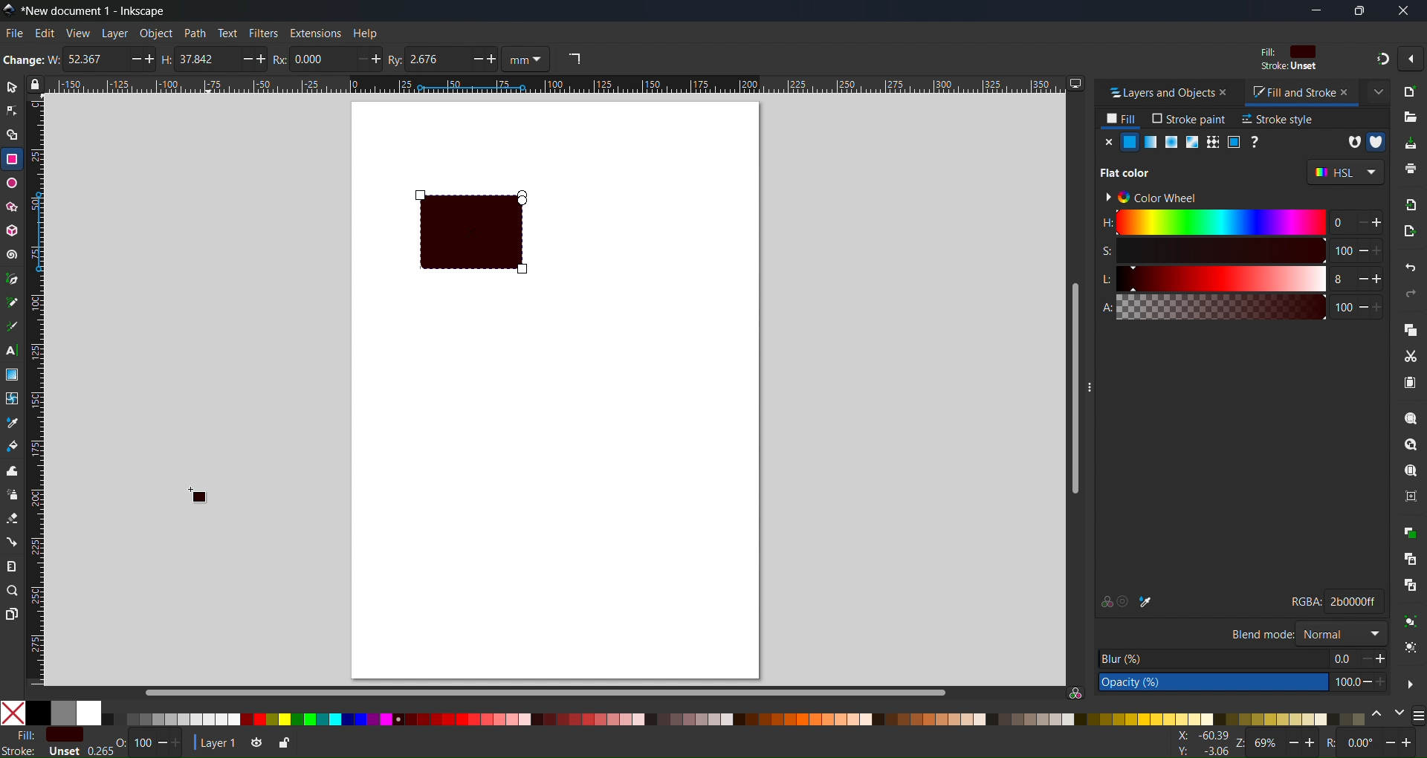 The height and width of the screenshot is (758, 1427). I want to click on Maximize width, so click(152, 60).